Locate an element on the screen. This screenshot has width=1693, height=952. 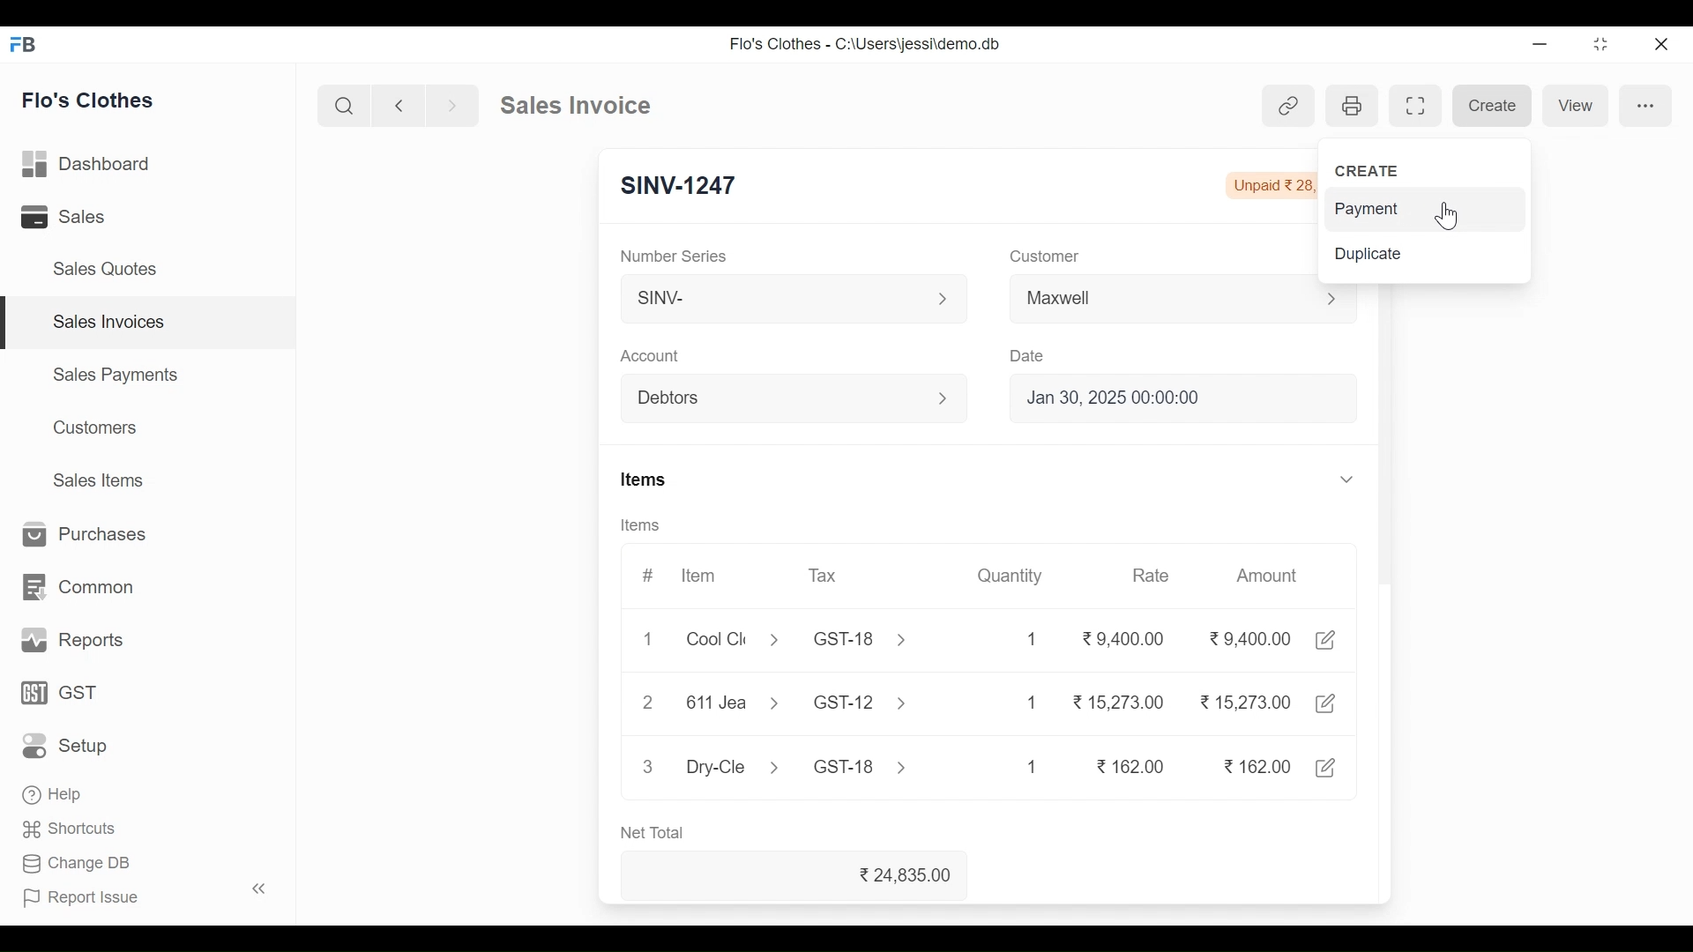
Payment  is located at coordinates (1427, 210).